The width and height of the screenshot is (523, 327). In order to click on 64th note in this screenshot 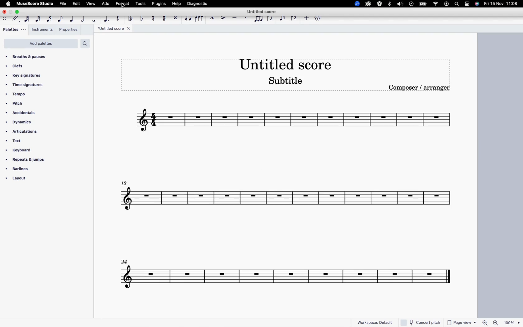, I will do `click(27, 20)`.